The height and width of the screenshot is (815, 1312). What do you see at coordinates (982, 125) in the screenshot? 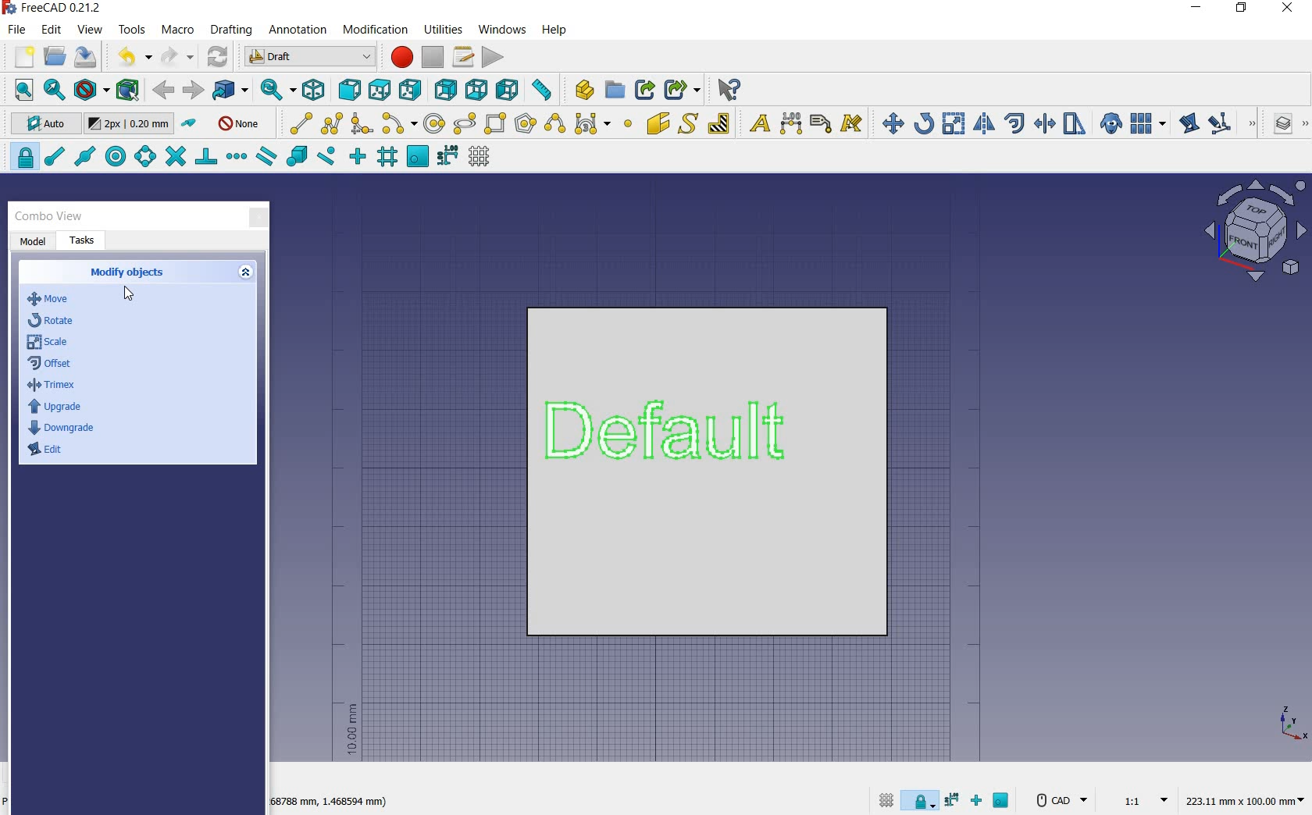
I see `mirror` at bounding box center [982, 125].